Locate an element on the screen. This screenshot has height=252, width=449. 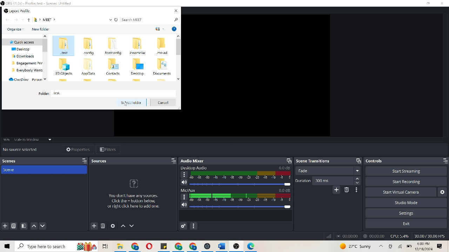
up is located at coordinates (380, 246).